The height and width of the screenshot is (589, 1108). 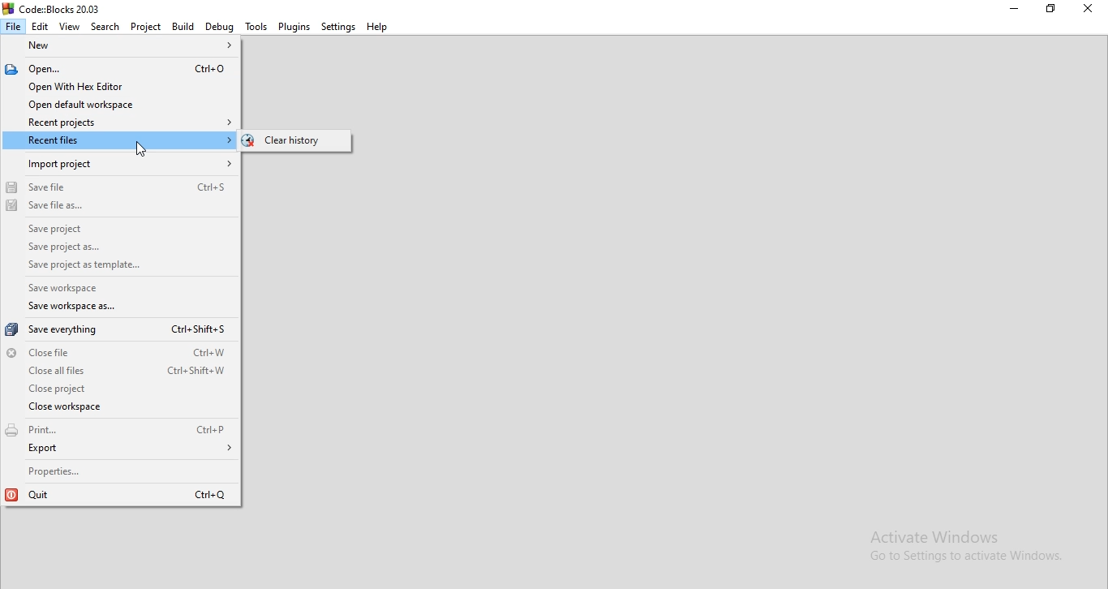 What do you see at coordinates (122, 47) in the screenshot?
I see `New` at bounding box center [122, 47].